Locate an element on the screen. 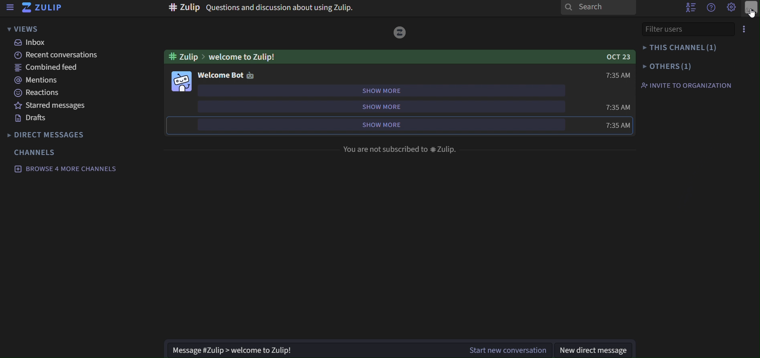 The image size is (760, 358). recent conversations is located at coordinates (62, 56).